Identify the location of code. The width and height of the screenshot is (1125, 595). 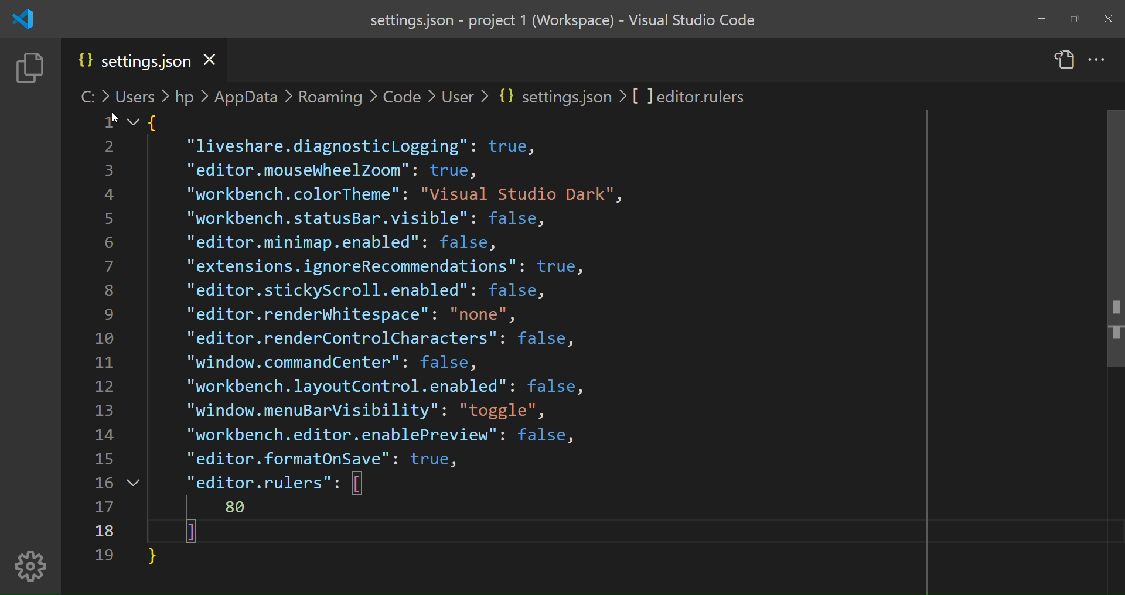
(387, 290).